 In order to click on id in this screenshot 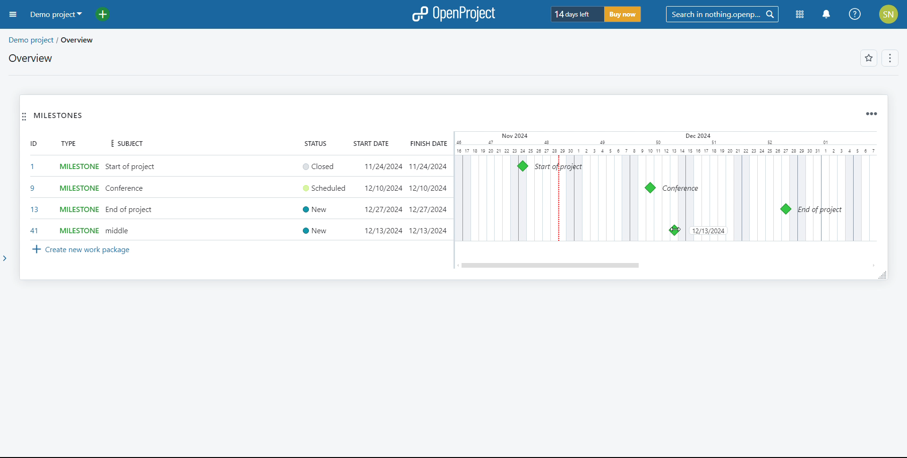, I will do `click(34, 143)`.